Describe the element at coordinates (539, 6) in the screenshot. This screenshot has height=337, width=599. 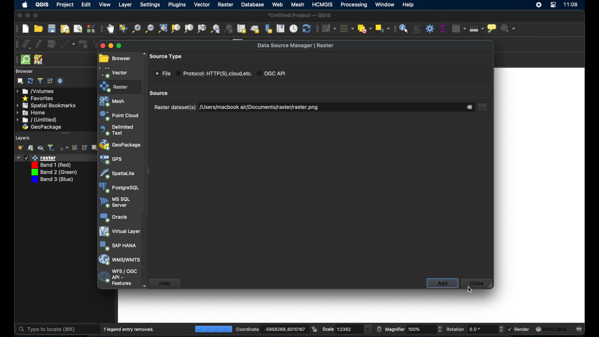
I see `screen recorder` at that location.